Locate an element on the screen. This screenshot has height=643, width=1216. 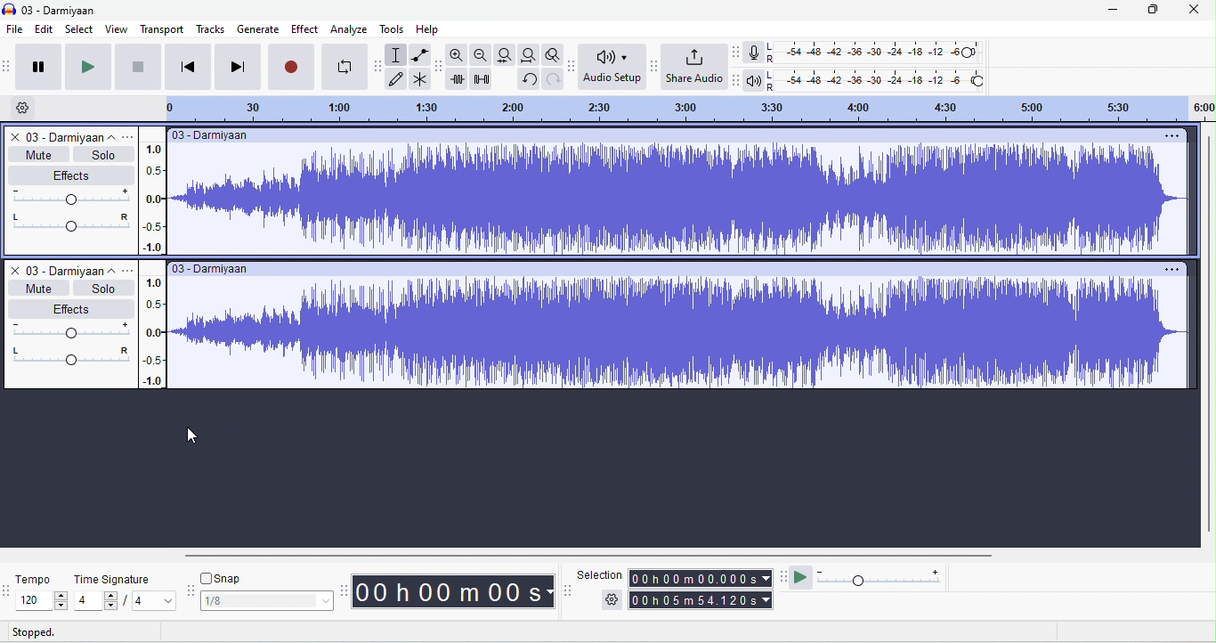
playback speed is located at coordinates (880, 579).